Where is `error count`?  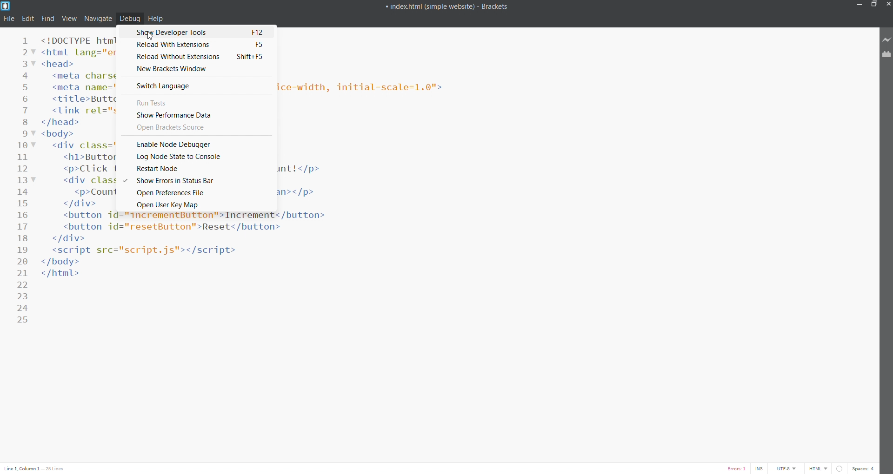 error count is located at coordinates (732, 468).